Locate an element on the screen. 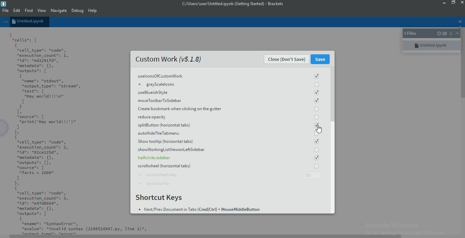 Image resolution: width=465 pixels, height=238 pixels. scroll bar is located at coordinates (206, 236).